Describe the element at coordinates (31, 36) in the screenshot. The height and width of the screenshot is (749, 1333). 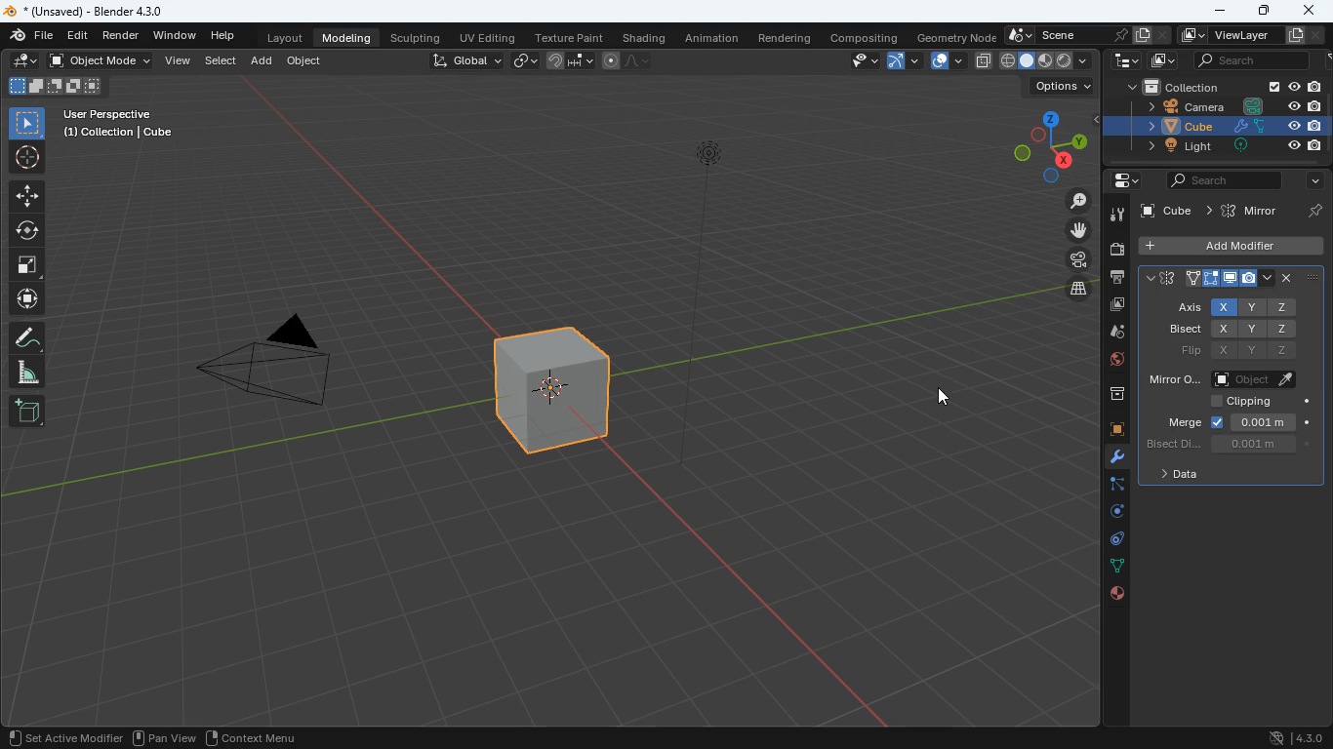
I see `file` at that location.